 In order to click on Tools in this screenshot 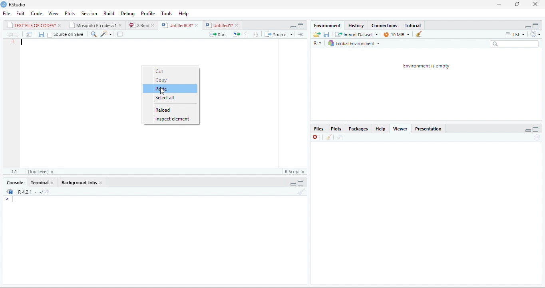, I will do `click(167, 13)`.